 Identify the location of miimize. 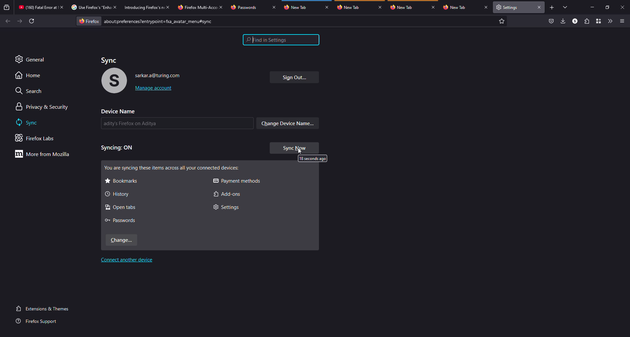
(593, 7).